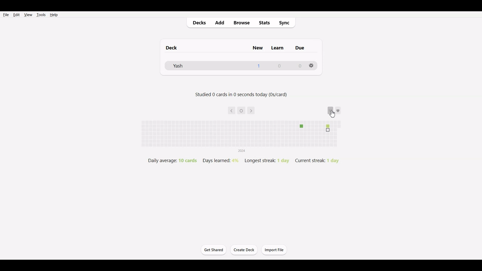 The height and width of the screenshot is (271, 482). What do you see at coordinates (313, 65) in the screenshot?
I see `settings` at bounding box center [313, 65].